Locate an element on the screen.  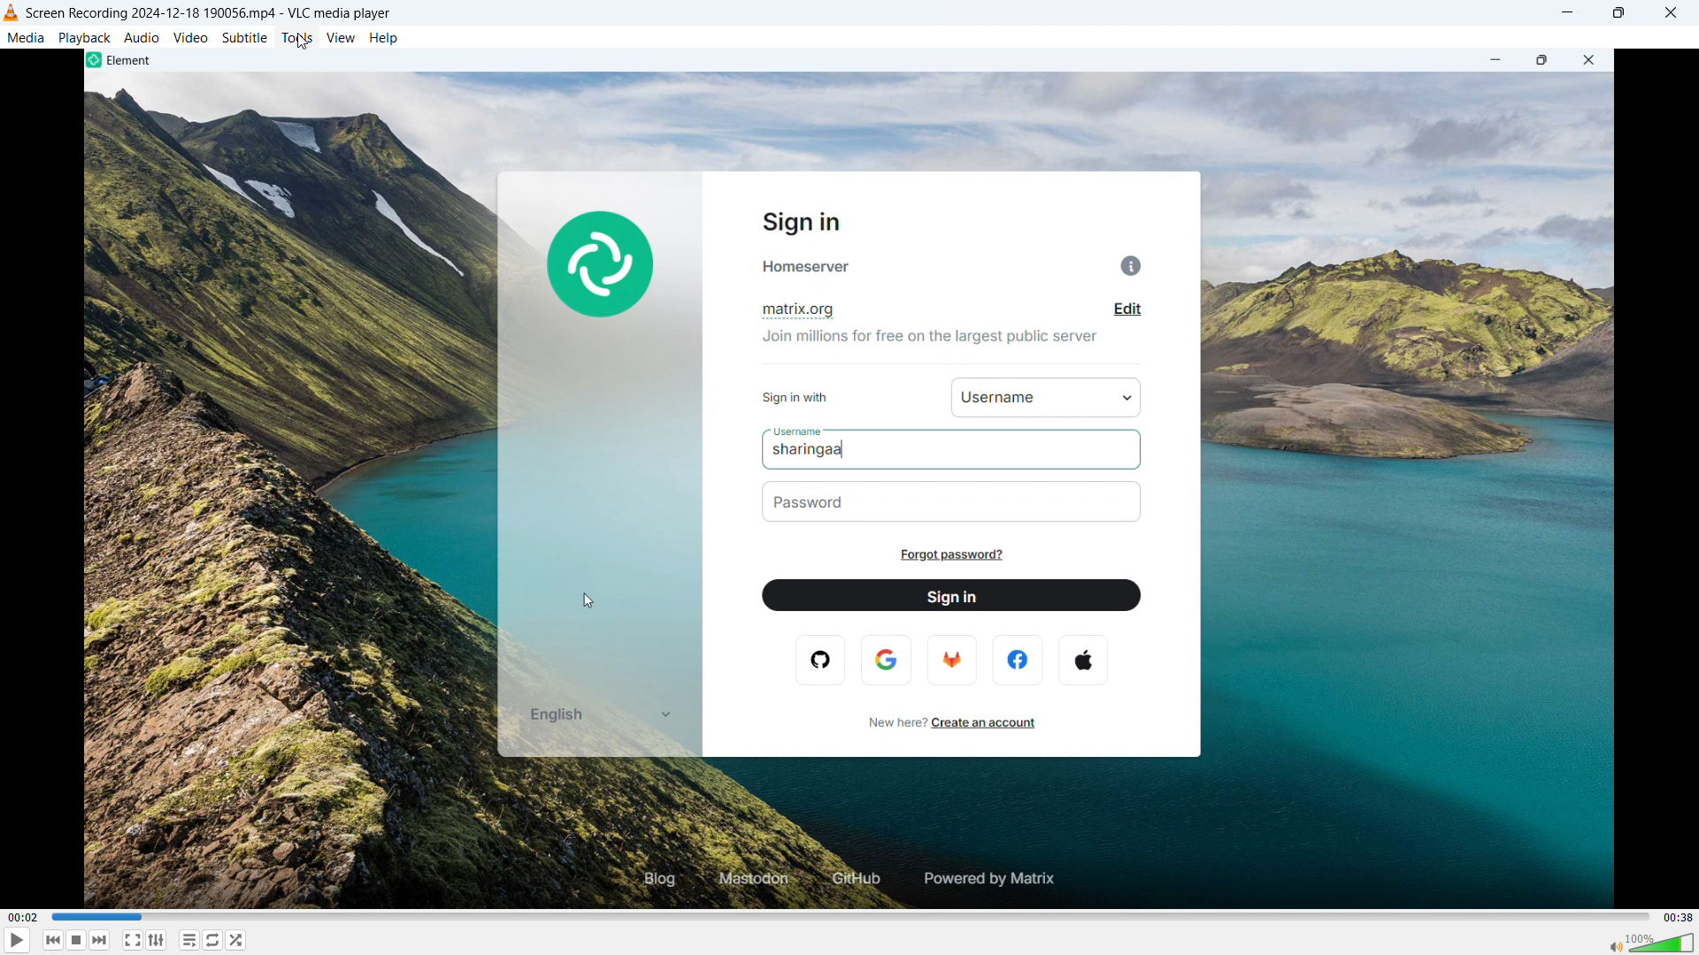
element logo is located at coordinates (594, 271).